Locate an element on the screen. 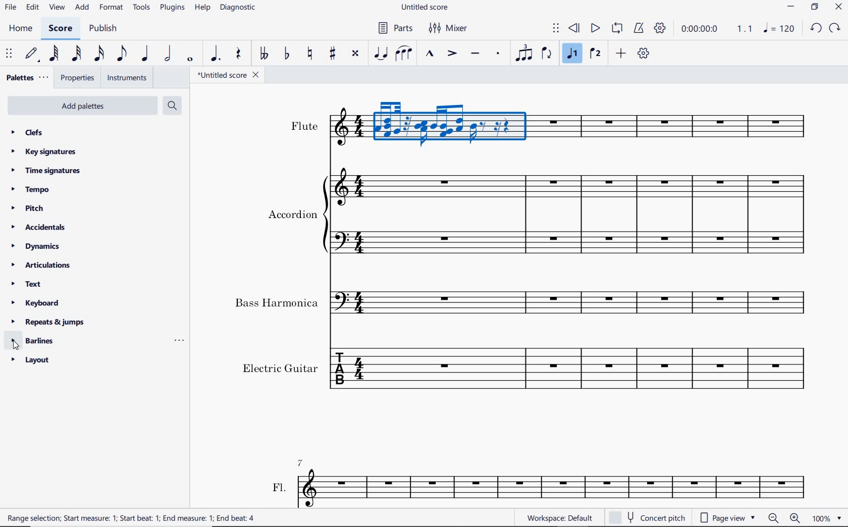 Image resolution: width=848 pixels, height=527 pixels. palettes is located at coordinates (26, 78).